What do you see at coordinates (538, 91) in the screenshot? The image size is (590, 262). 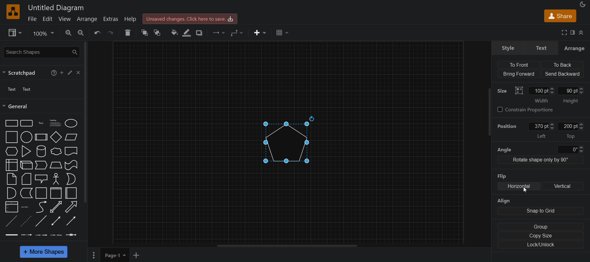 I see `Manually input width` at bounding box center [538, 91].